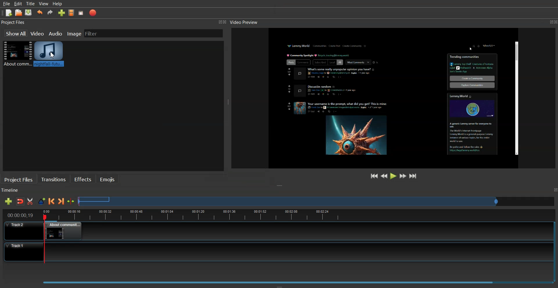  Describe the element at coordinates (547, 21) in the screenshot. I see `Maximize` at that location.